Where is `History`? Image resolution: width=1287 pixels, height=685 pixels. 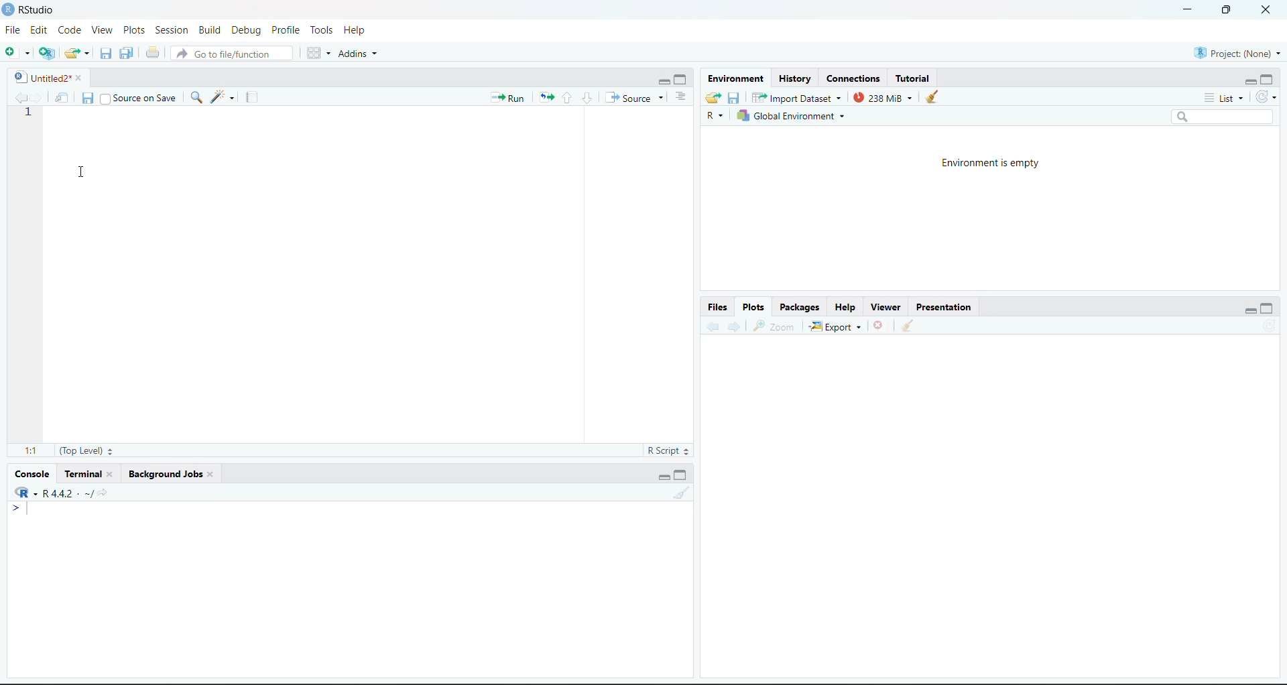 History is located at coordinates (794, 79).